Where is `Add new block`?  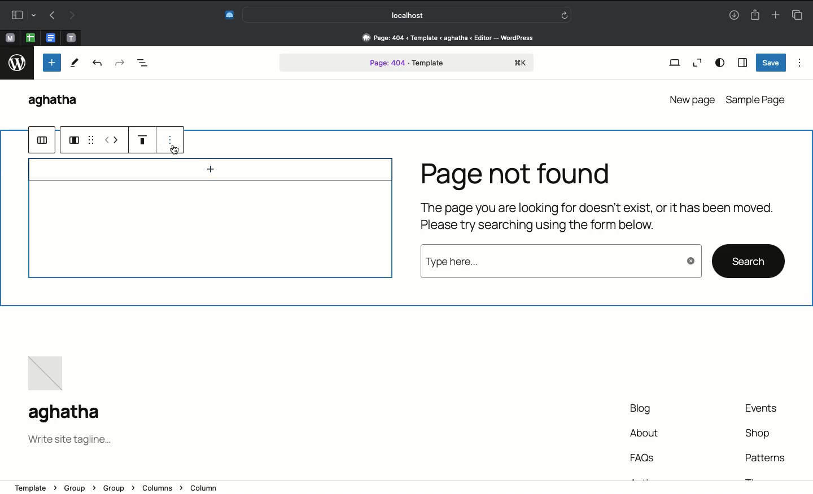 Add new block is located at coordinates (51, 63).